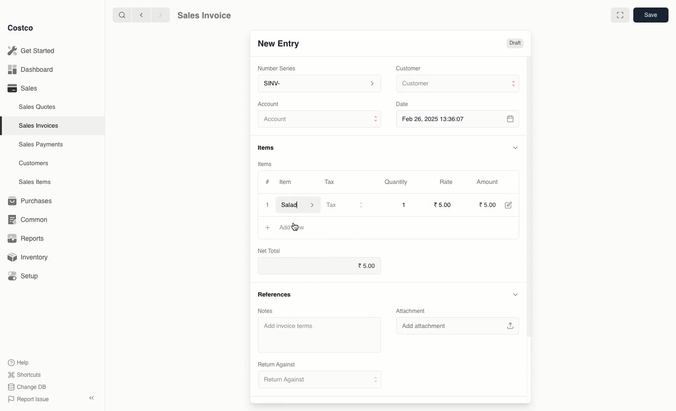  What do you see at coordinates (160, 15) in the screenshot?
I see `Forward` at bounding box center [160, 15].